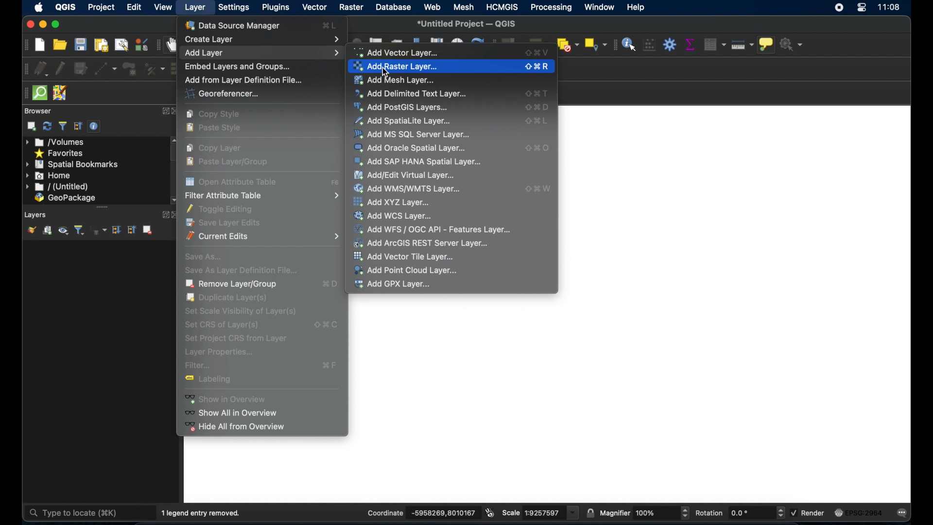 This screenshot has width=933, height=525. Describe the element at coordinates (60, 92) in the screenshot. I see `josh remote` at that location.